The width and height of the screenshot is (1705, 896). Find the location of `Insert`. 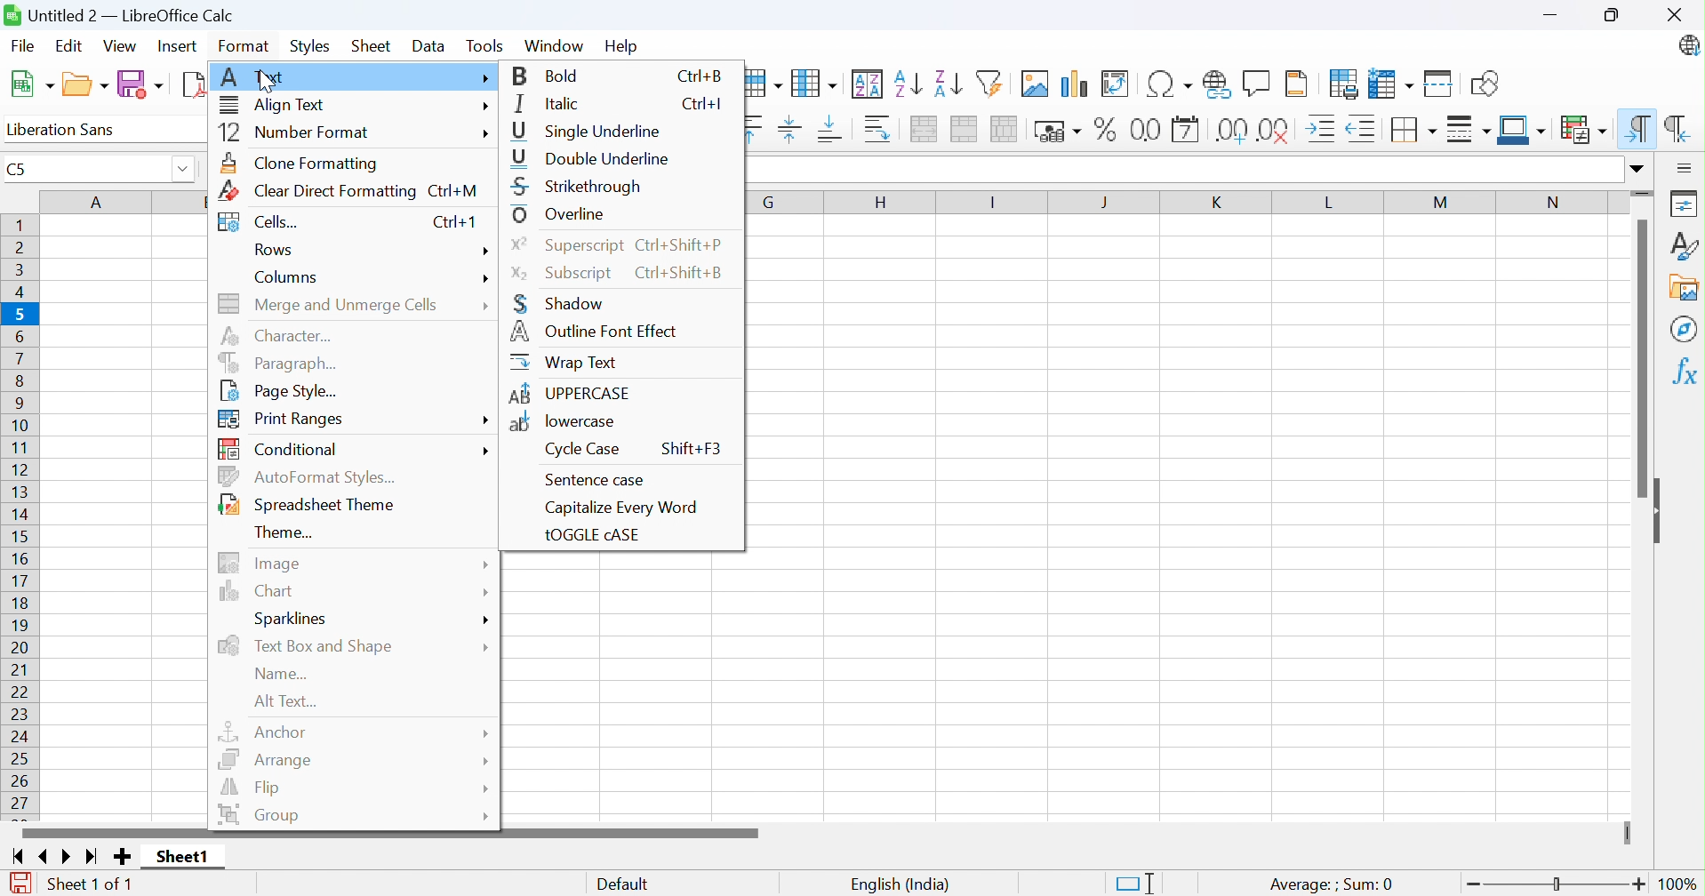

Insert is located at coordinates (176, 46).